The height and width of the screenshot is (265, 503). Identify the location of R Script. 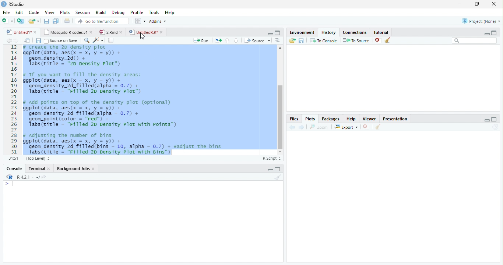
(272, 159).